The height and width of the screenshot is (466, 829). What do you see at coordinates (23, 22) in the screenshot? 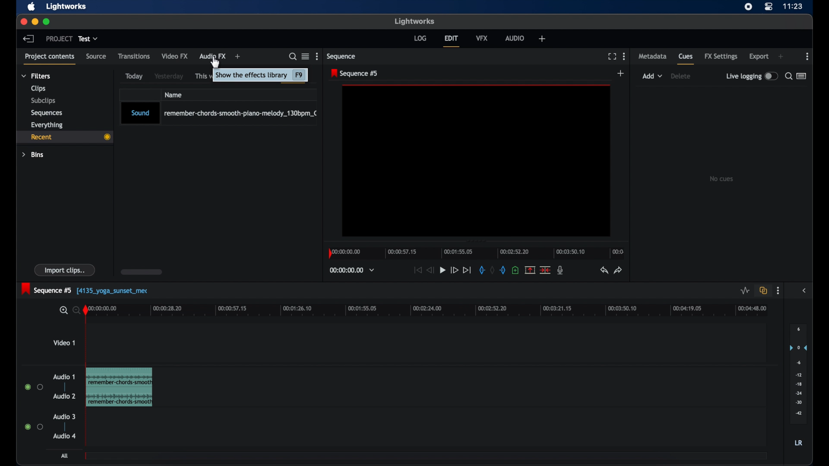
I see `close` at bounding box center [23, 22].